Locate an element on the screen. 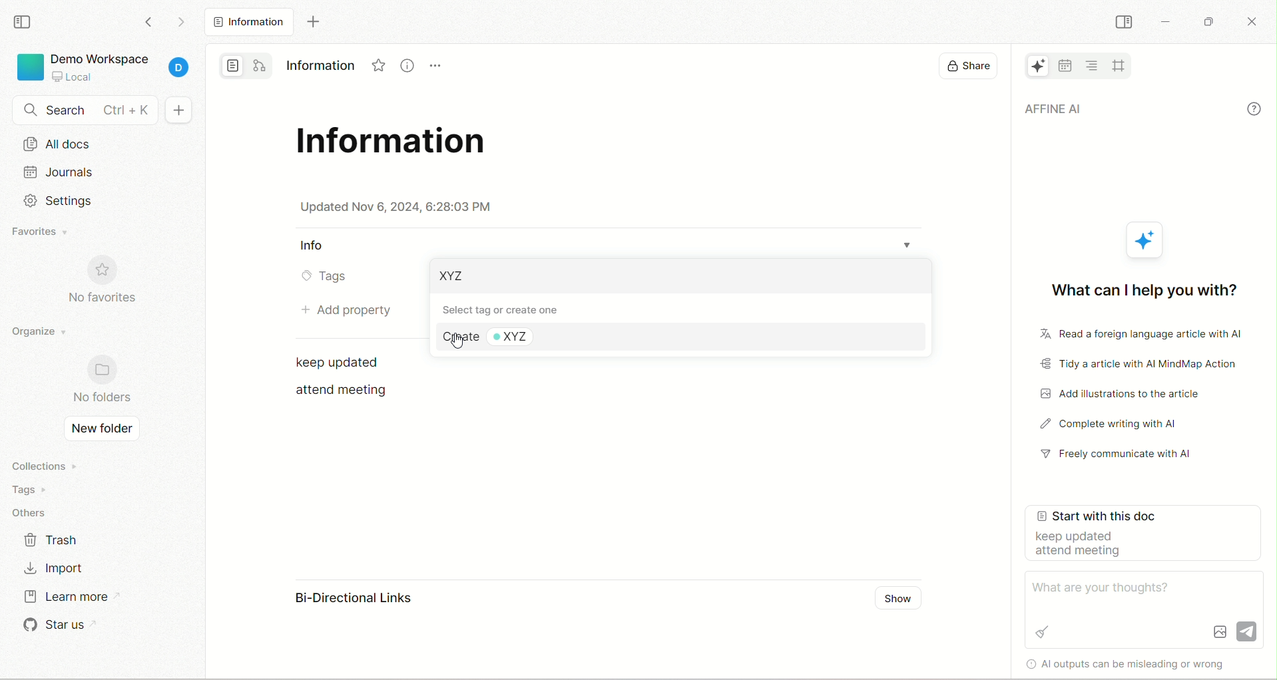 The width and height of the screenshot is (1277, 680). what can I help you with is located at coordinates (1141, 287).